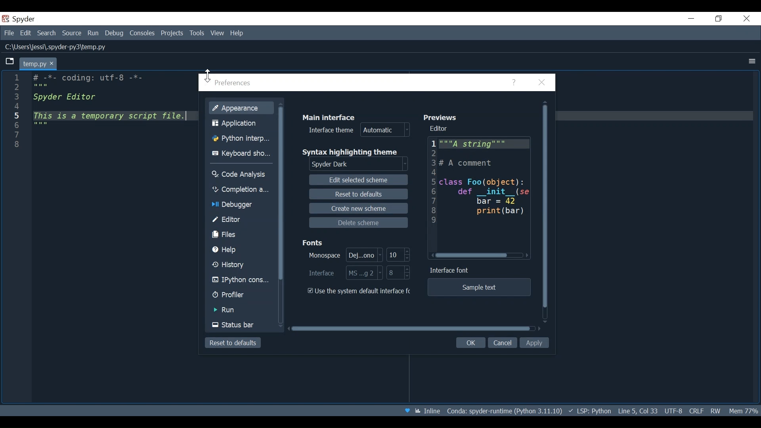  I want to click on Completions, so click(241, 189).